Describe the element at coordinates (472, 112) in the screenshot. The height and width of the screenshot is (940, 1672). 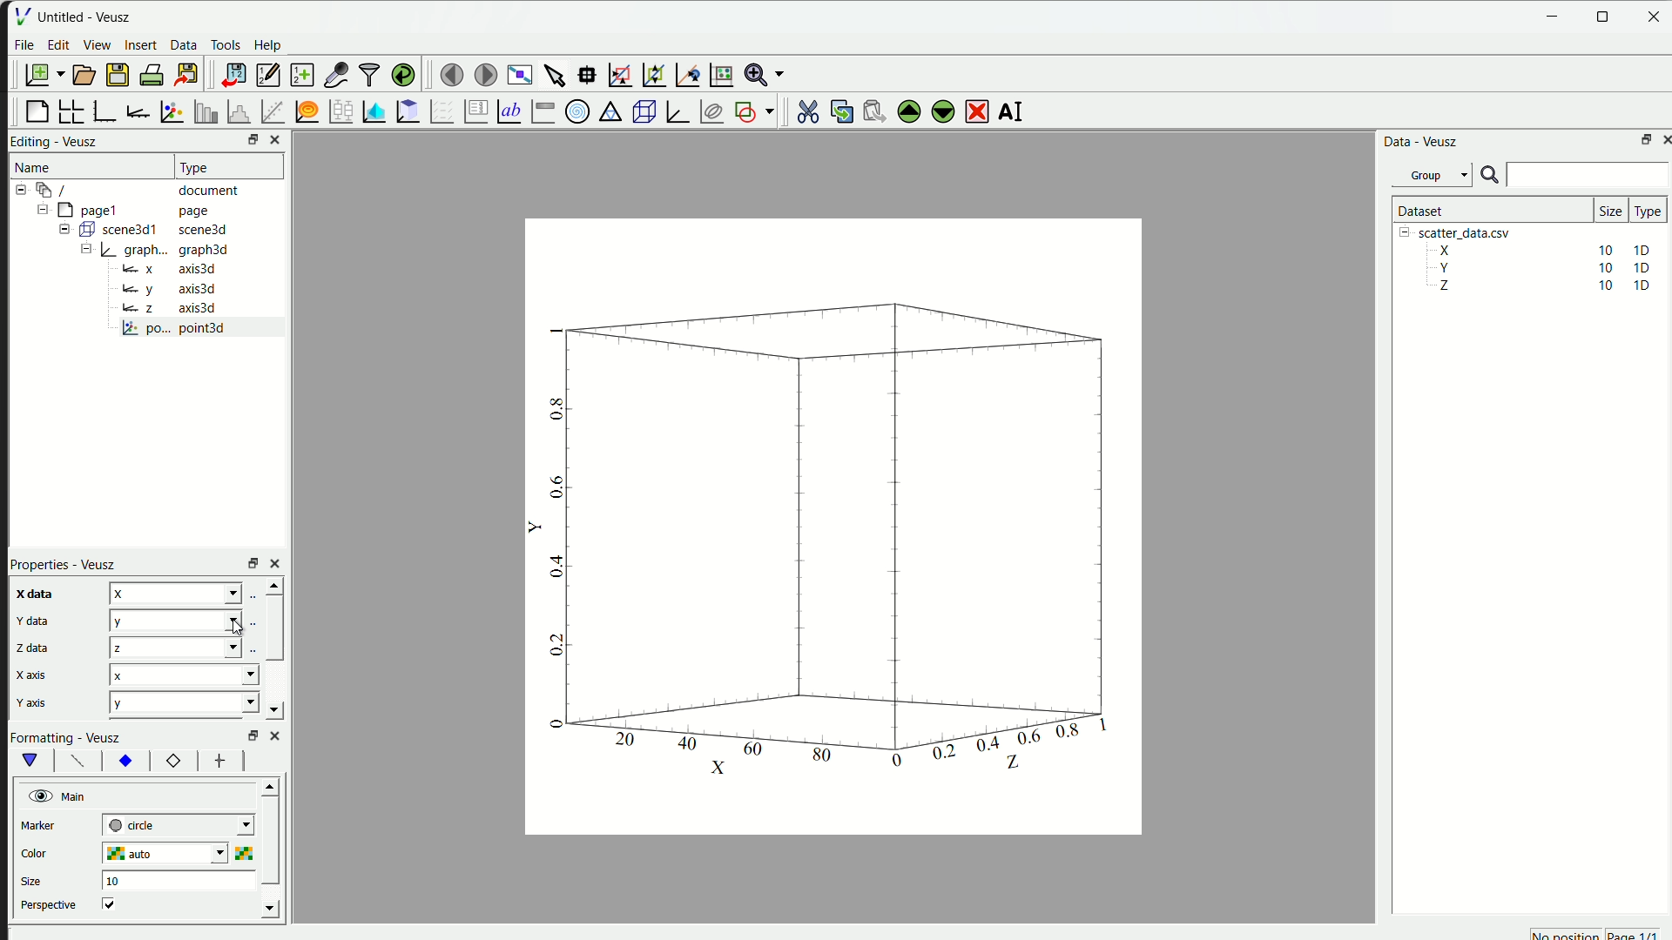
I see `plot key` at that location.